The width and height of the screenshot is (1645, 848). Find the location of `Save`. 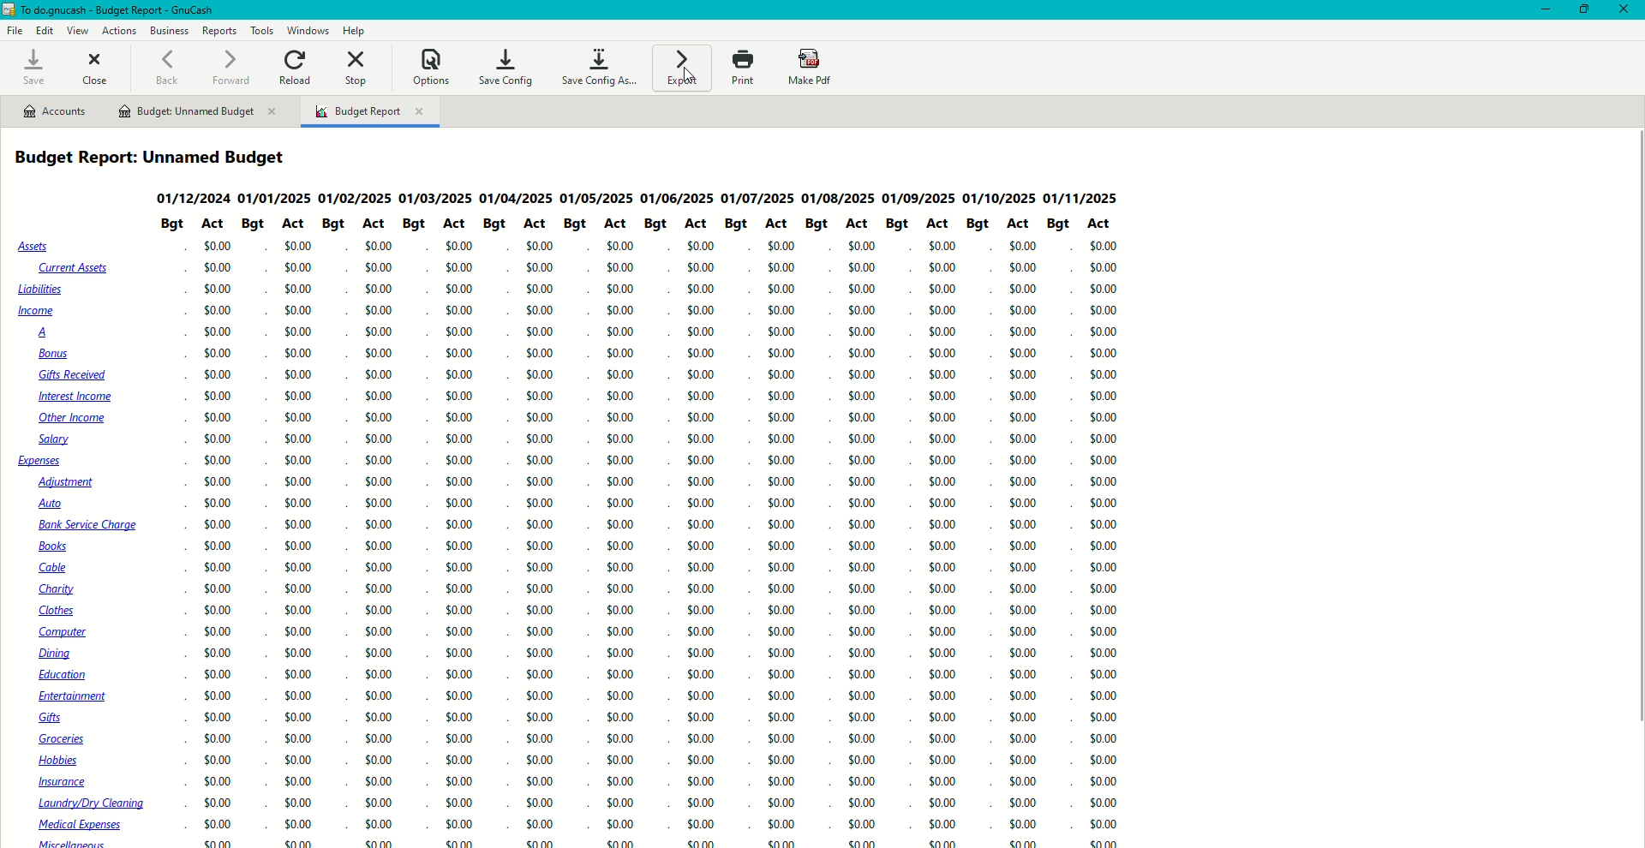

Save is located at coordinates (31, 68).